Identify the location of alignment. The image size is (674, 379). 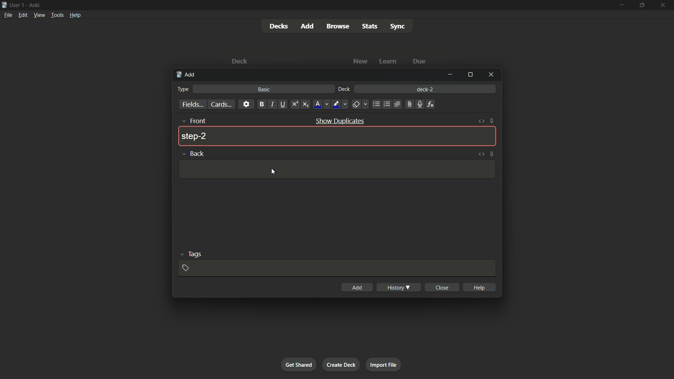
(398, 104).